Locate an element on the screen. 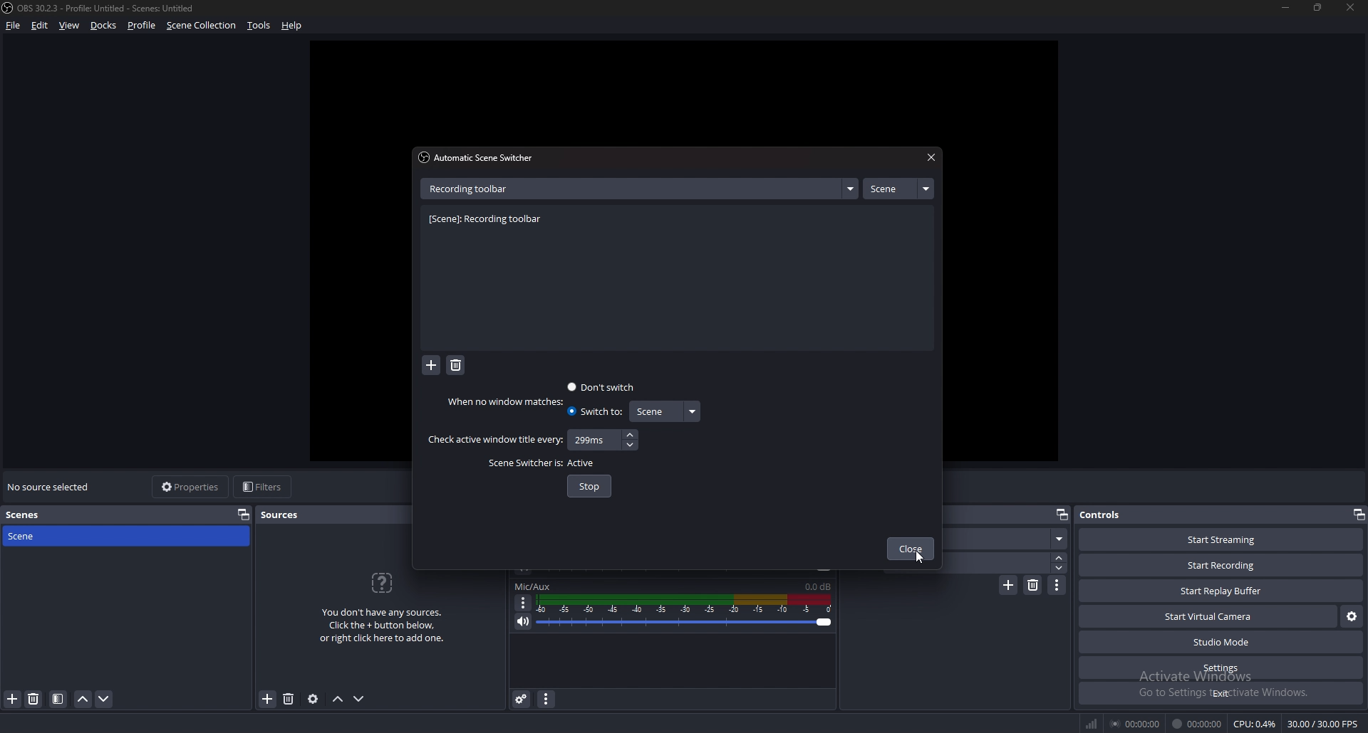 This screenshot has width=1368, height=733. cpu is located at coordinates (1255, 724).